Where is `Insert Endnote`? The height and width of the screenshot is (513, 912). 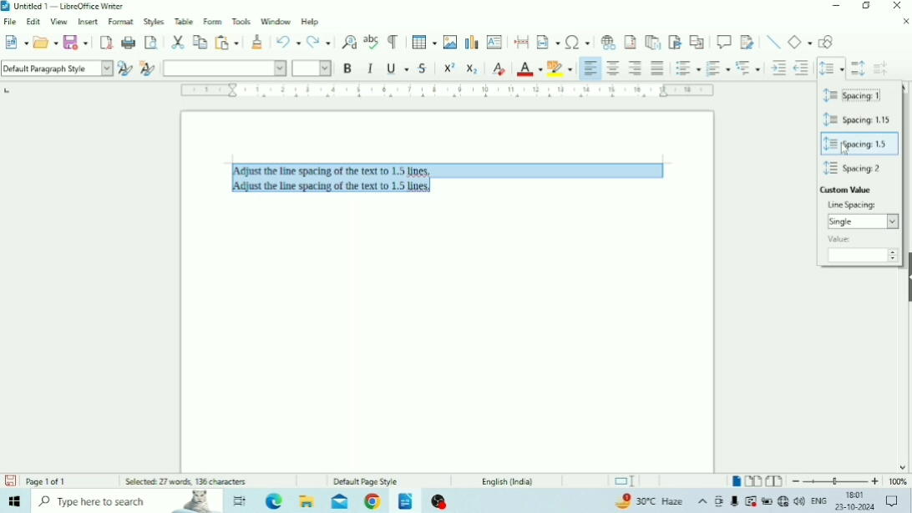 Insert Endnote is located at coordinates (652, 41).